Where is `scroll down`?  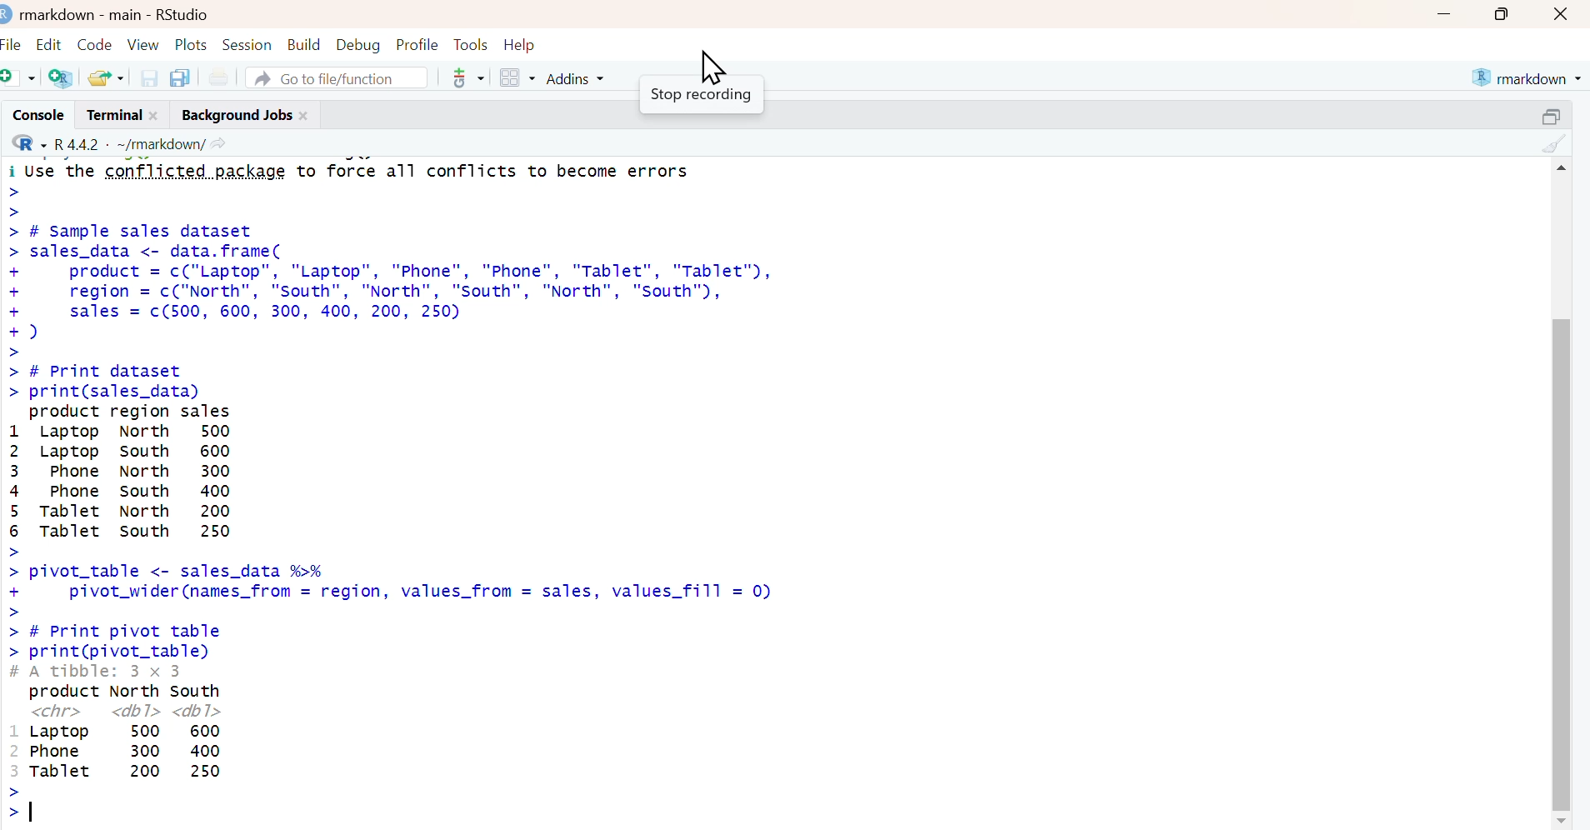
scroll down is located at coordinates (1562, 820).